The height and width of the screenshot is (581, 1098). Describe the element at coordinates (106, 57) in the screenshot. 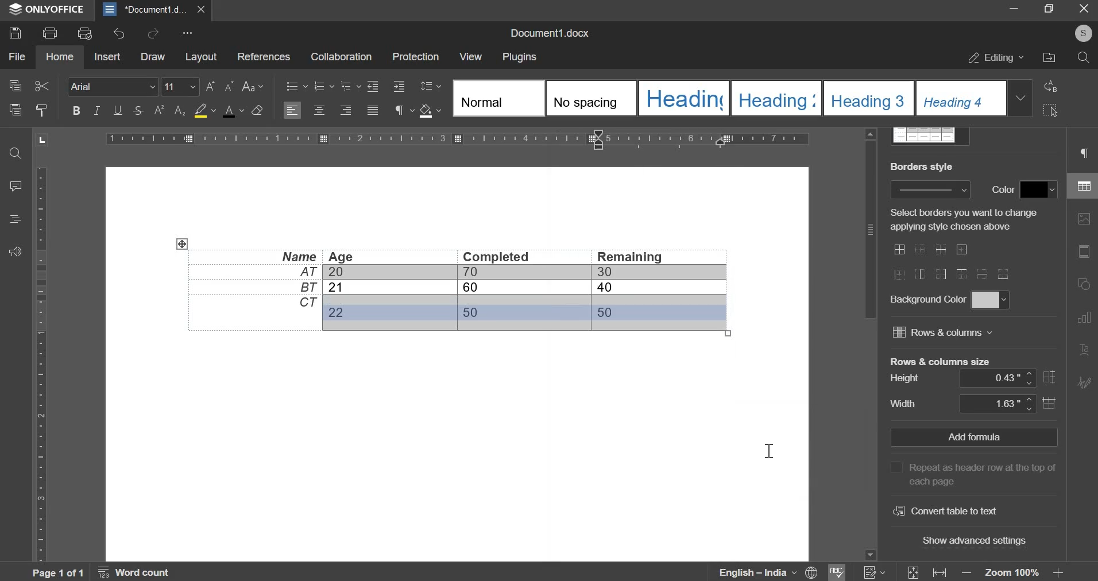

I see `insert` at that location.